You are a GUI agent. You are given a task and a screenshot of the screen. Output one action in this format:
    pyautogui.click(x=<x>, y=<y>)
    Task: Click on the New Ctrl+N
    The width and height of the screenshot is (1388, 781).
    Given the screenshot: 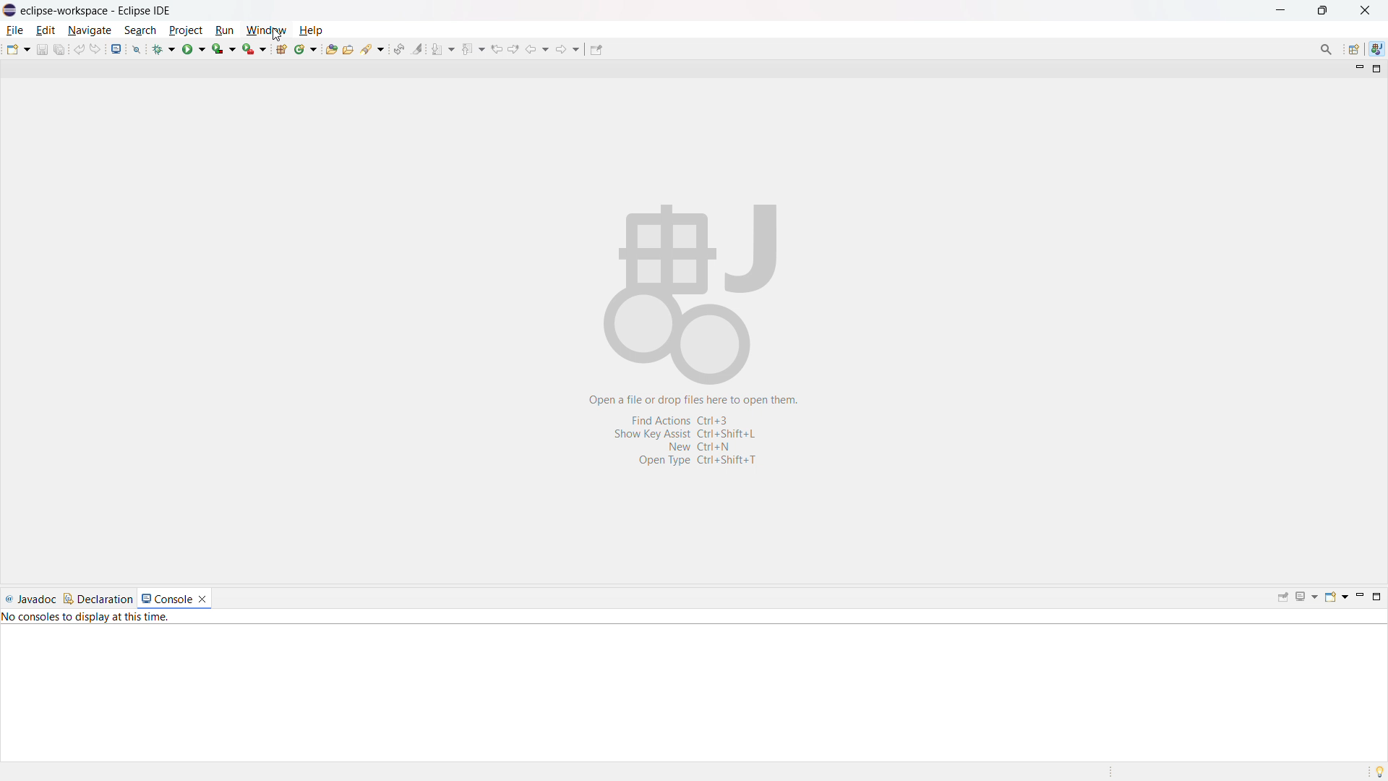 What is the action you would take?
    pyautogui.click(x=705, y=445)
    